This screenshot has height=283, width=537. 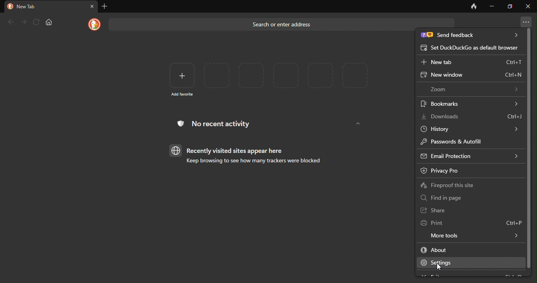 What do you see at coordinates (93, 24) in the screenshot?
I see `duckduck go logo` at bounding box center [93, 24].